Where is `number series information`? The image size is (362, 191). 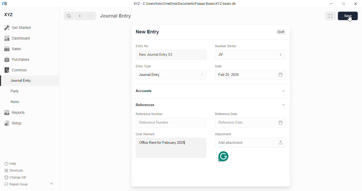
number series information is located at coordinates (281, 55).